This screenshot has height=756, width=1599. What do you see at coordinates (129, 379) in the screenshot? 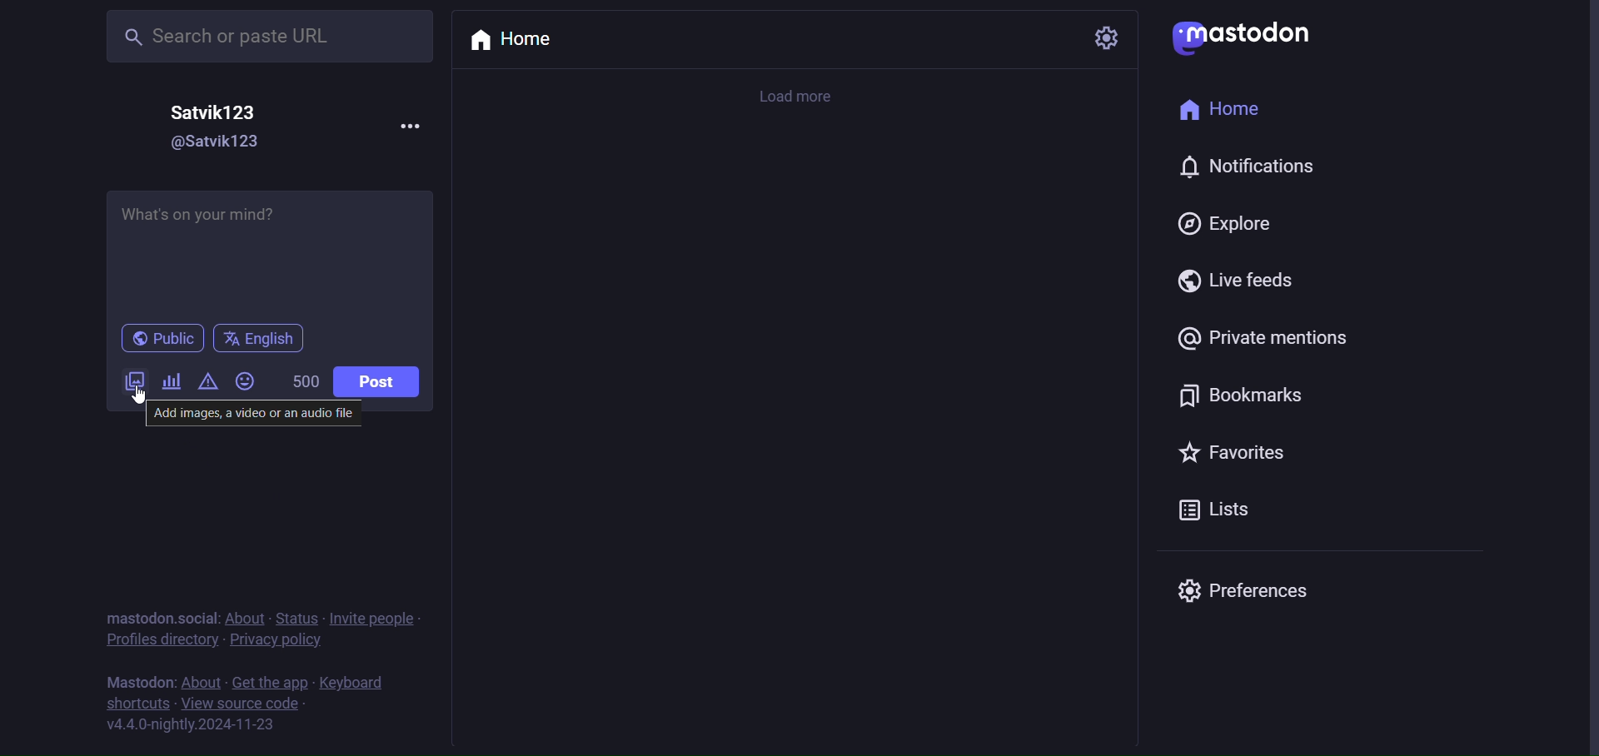
I see `image/video` at bounding box center [129, 379].